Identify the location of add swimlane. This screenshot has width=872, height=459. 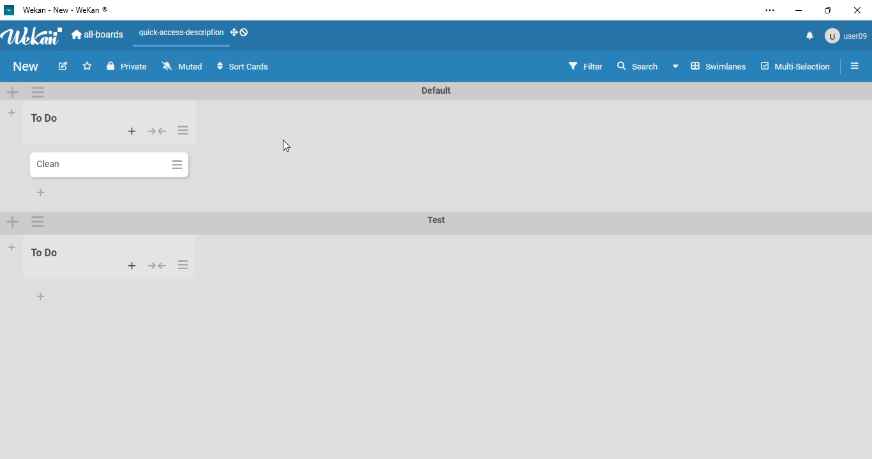
(13, 222).